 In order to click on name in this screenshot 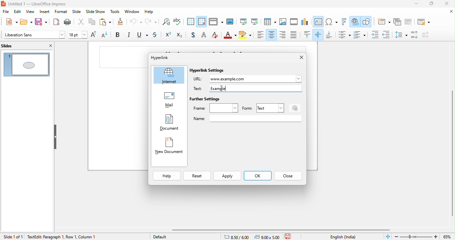, I will do `click(247, 119)`.